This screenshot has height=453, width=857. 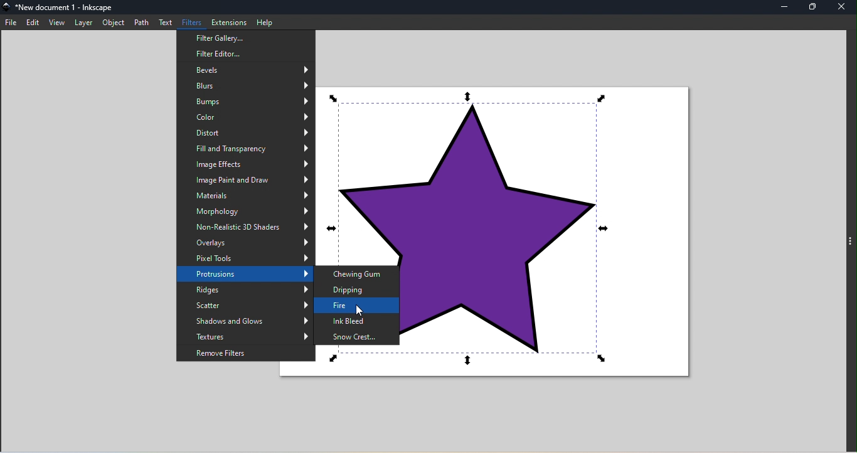 What do you see at coordinates (843, 7) in the screenshot?
I see `close` at bounding box center [843, 7].